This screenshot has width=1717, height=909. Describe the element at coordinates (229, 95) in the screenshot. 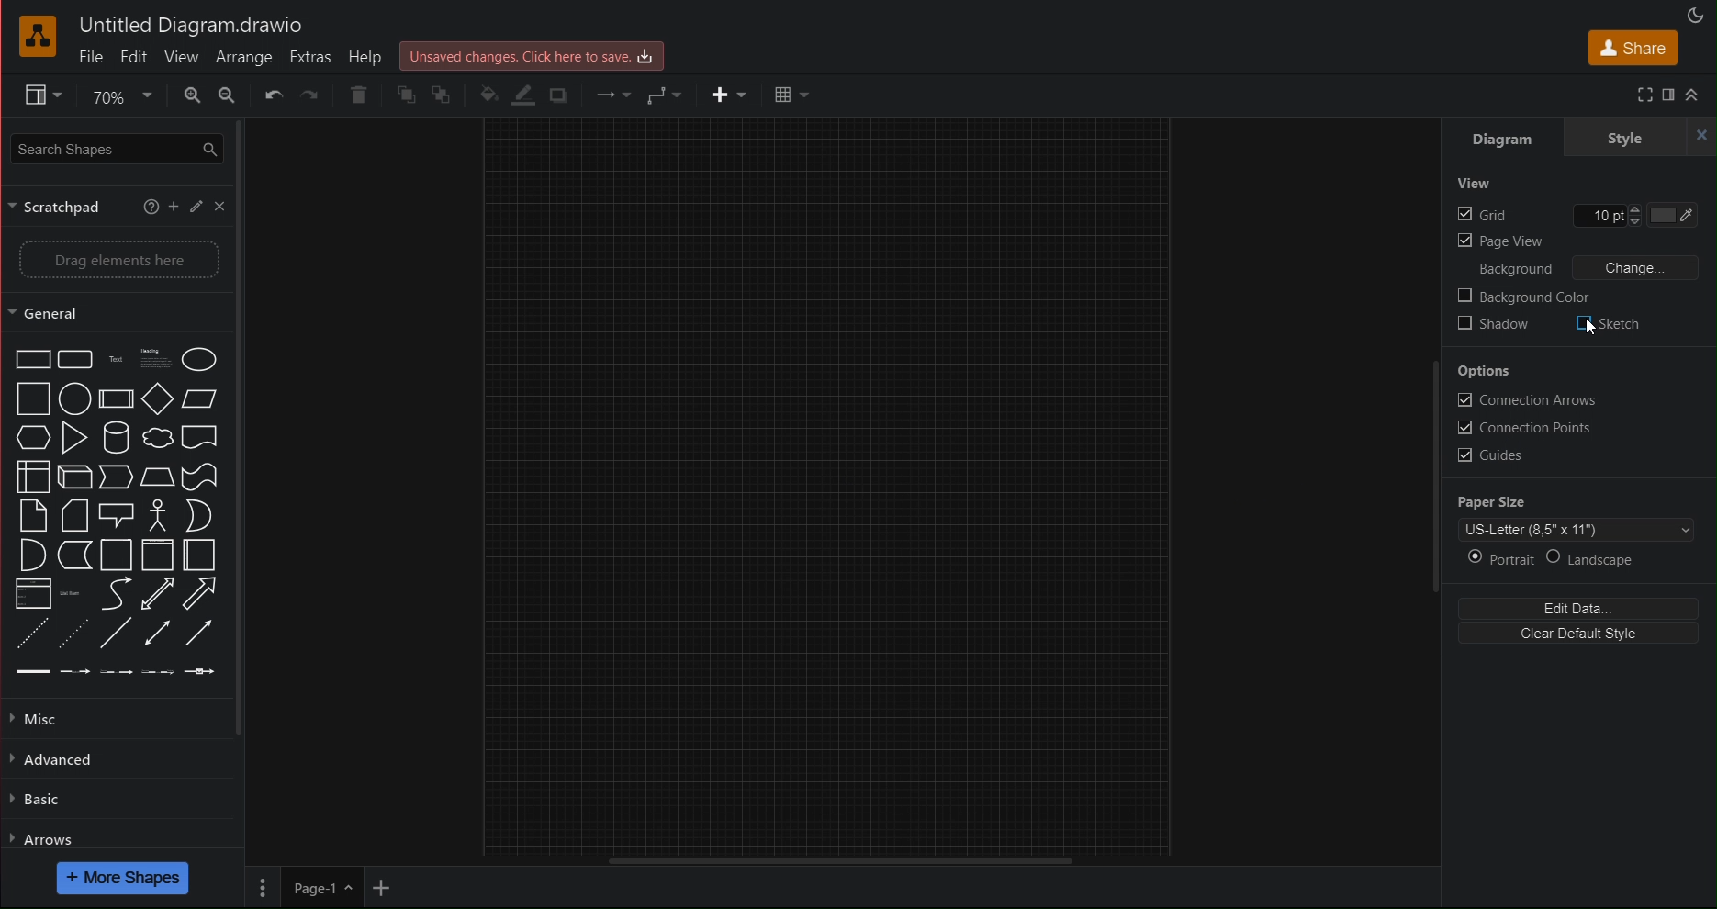

I see `Zoom Out` at that location.